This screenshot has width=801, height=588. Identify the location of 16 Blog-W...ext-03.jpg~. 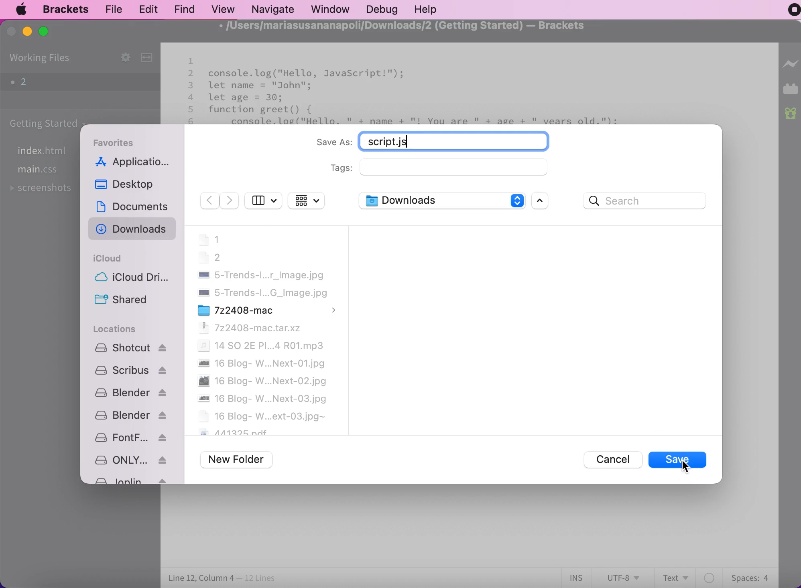
(262, 416).